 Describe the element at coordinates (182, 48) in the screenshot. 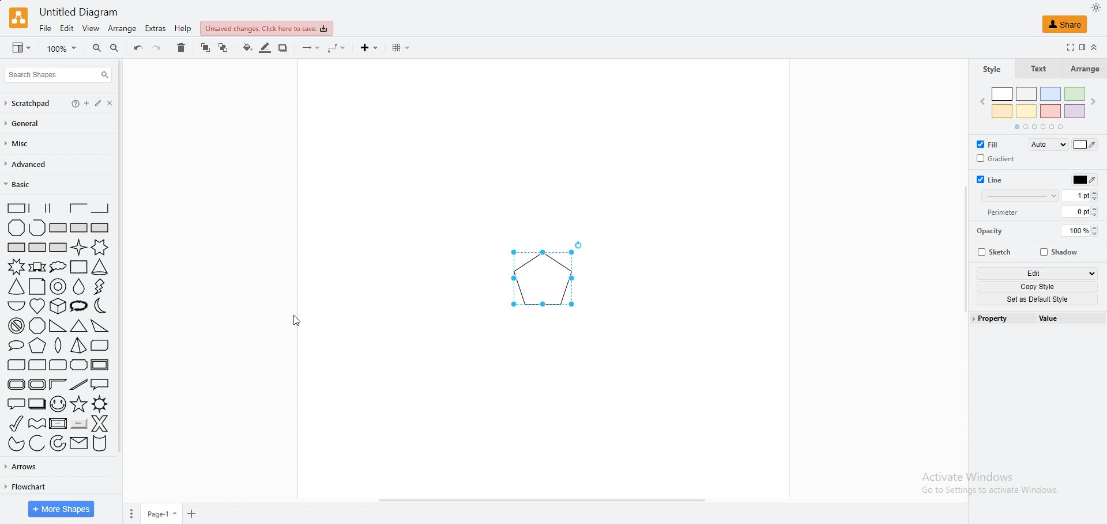

I see `delete` at that location.